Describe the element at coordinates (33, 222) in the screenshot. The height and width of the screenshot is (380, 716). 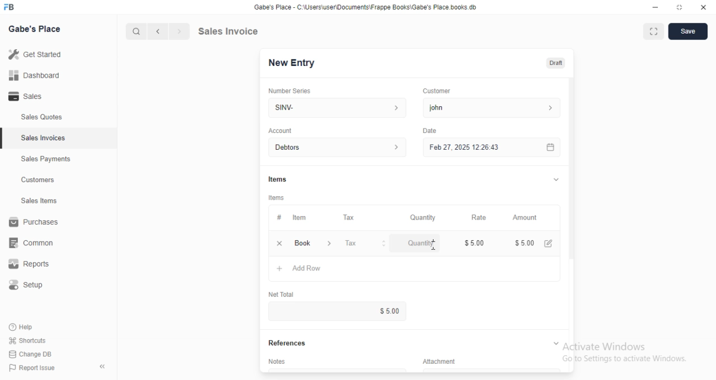
I see `Purchases` at that location.